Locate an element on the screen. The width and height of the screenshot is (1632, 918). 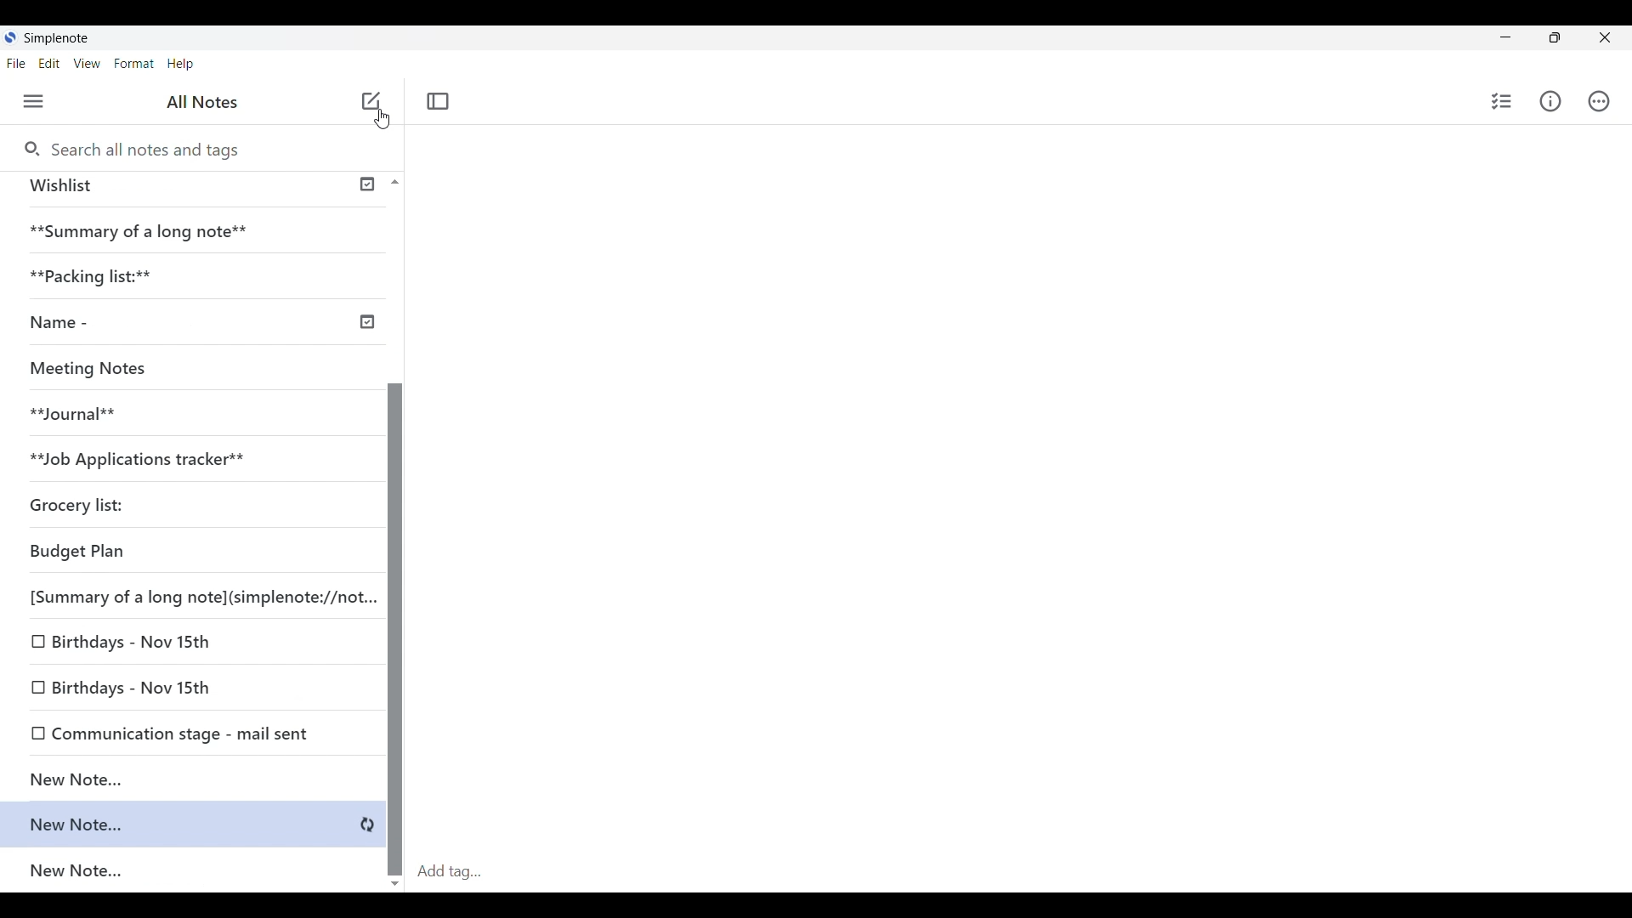
Meeting Notes is located at coordinates (101, 371).